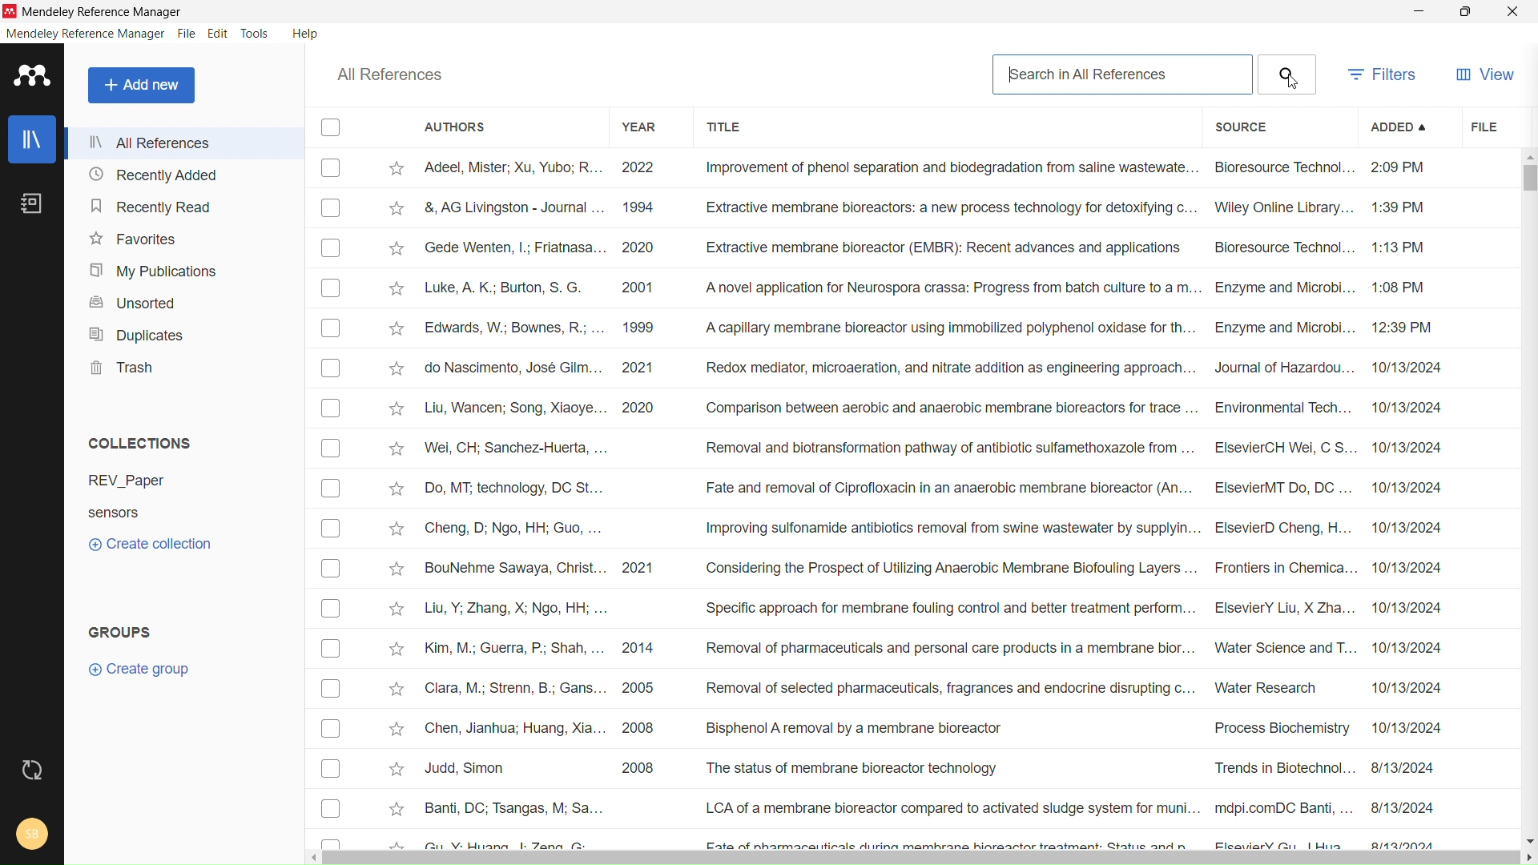 The image size is (1538, 865). What do you see at coordinates (395, 485) in the screenshot?
I see `Add to favorites` at bounding box center [395, 485].